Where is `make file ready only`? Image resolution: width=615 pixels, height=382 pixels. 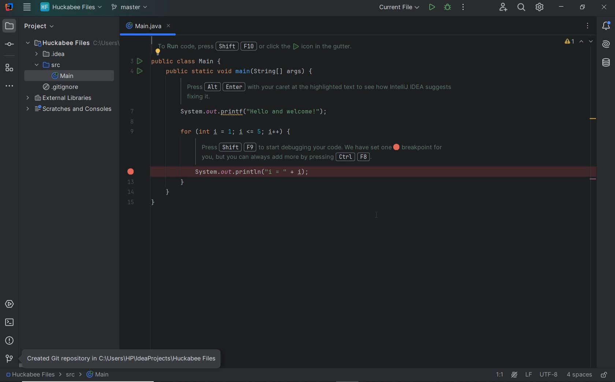 make file ready only is located at coordinates (603, 374).